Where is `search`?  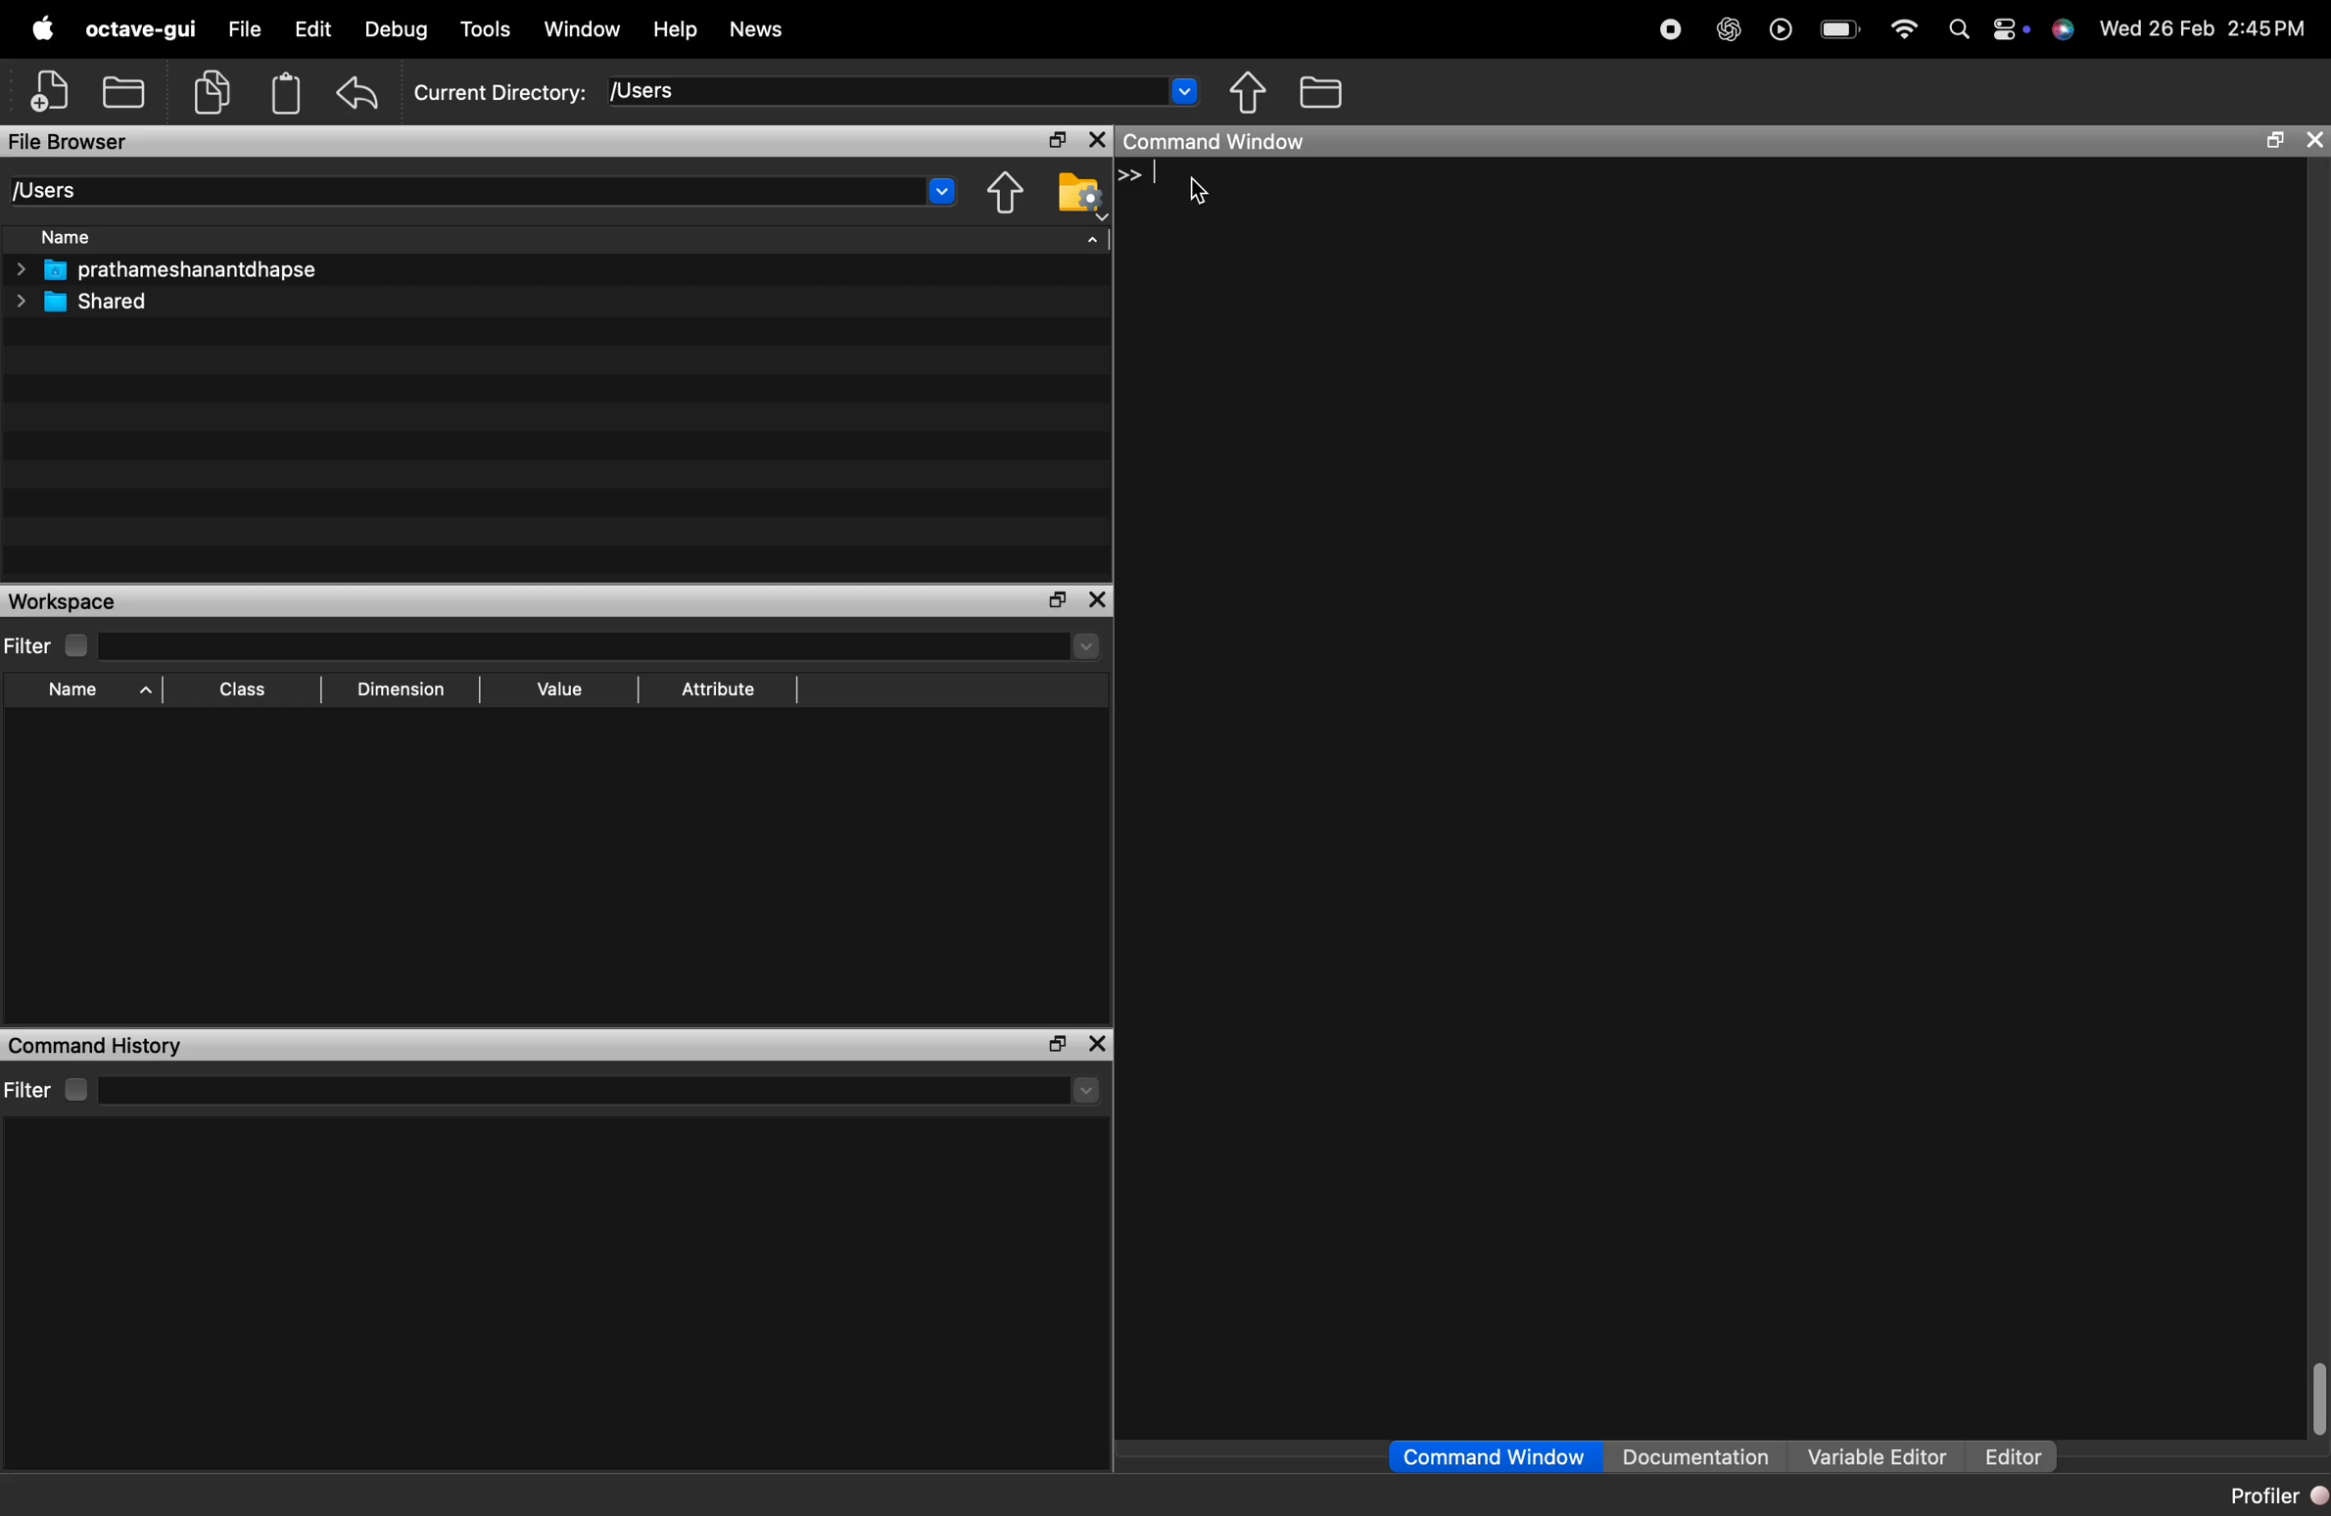
search is located at coordinates (1951, 30).